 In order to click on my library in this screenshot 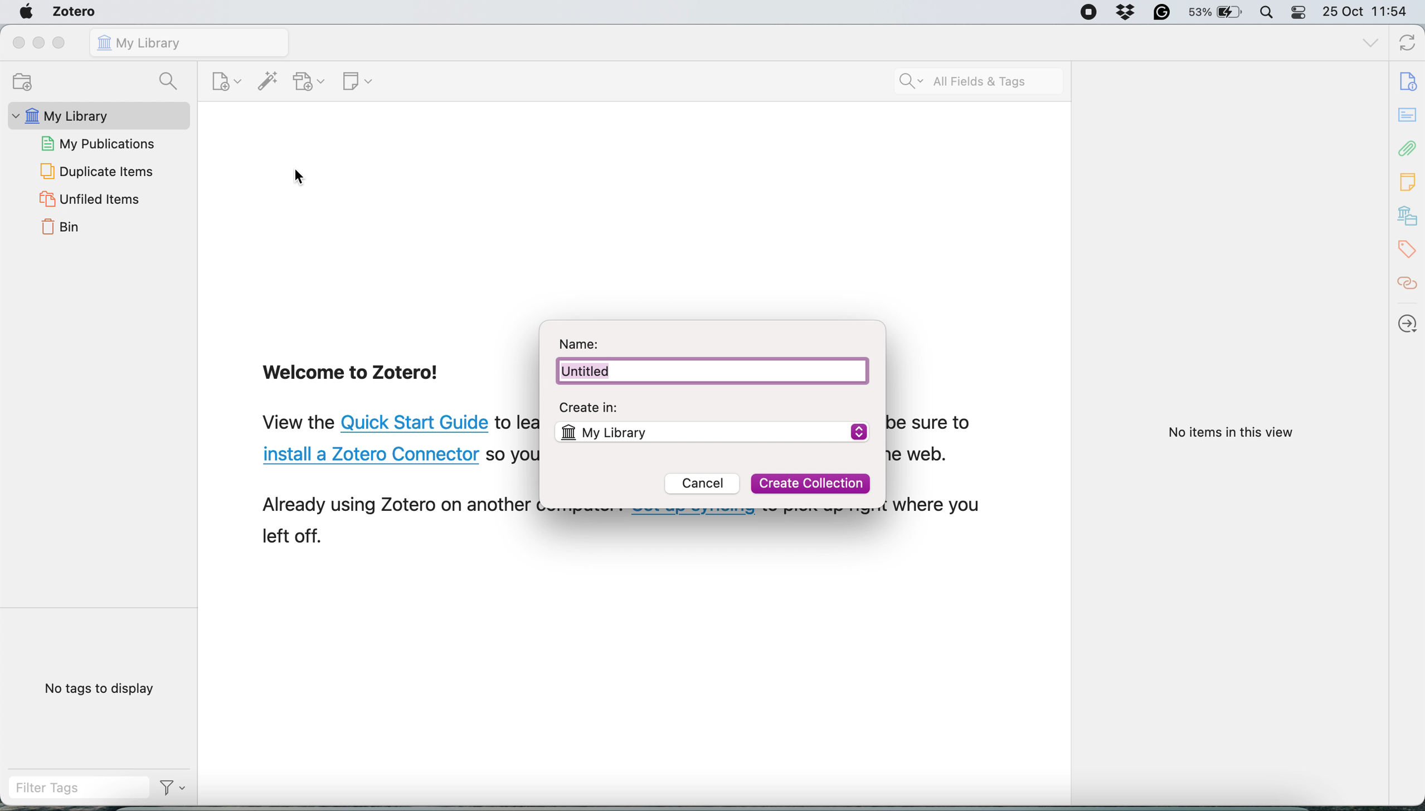, I will do `click(190, 42)`.